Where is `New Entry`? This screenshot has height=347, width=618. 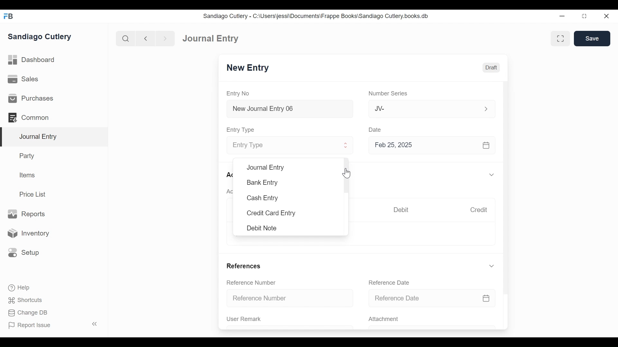 New Entry is located at coordinates (248, 68).